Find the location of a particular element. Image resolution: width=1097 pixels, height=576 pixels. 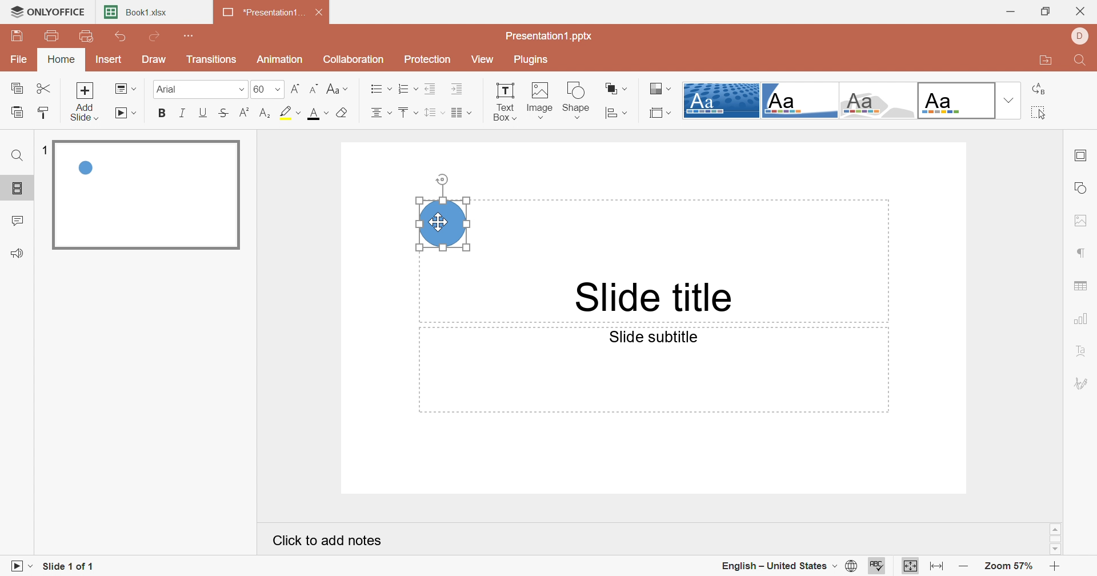

Save is located at coordinates (15, 35).